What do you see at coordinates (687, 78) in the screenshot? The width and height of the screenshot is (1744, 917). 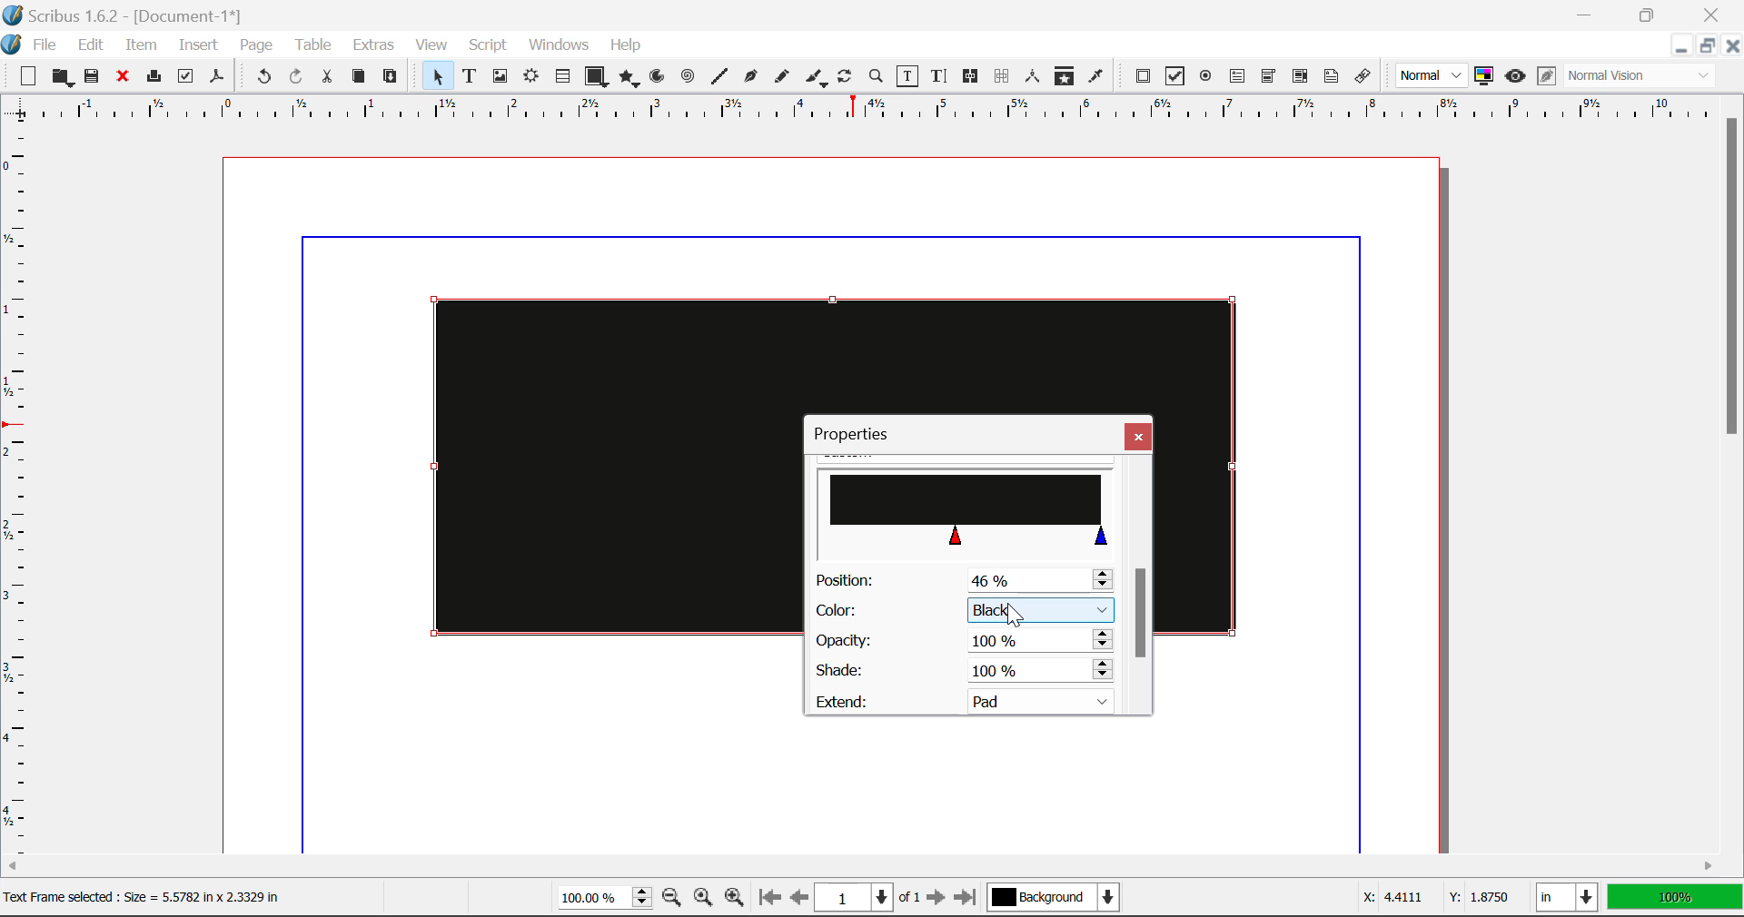 I see `Spirals` at bounding box center [687, 78].